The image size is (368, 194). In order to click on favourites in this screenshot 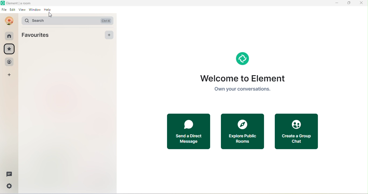, I will do `click(9, 50)`.